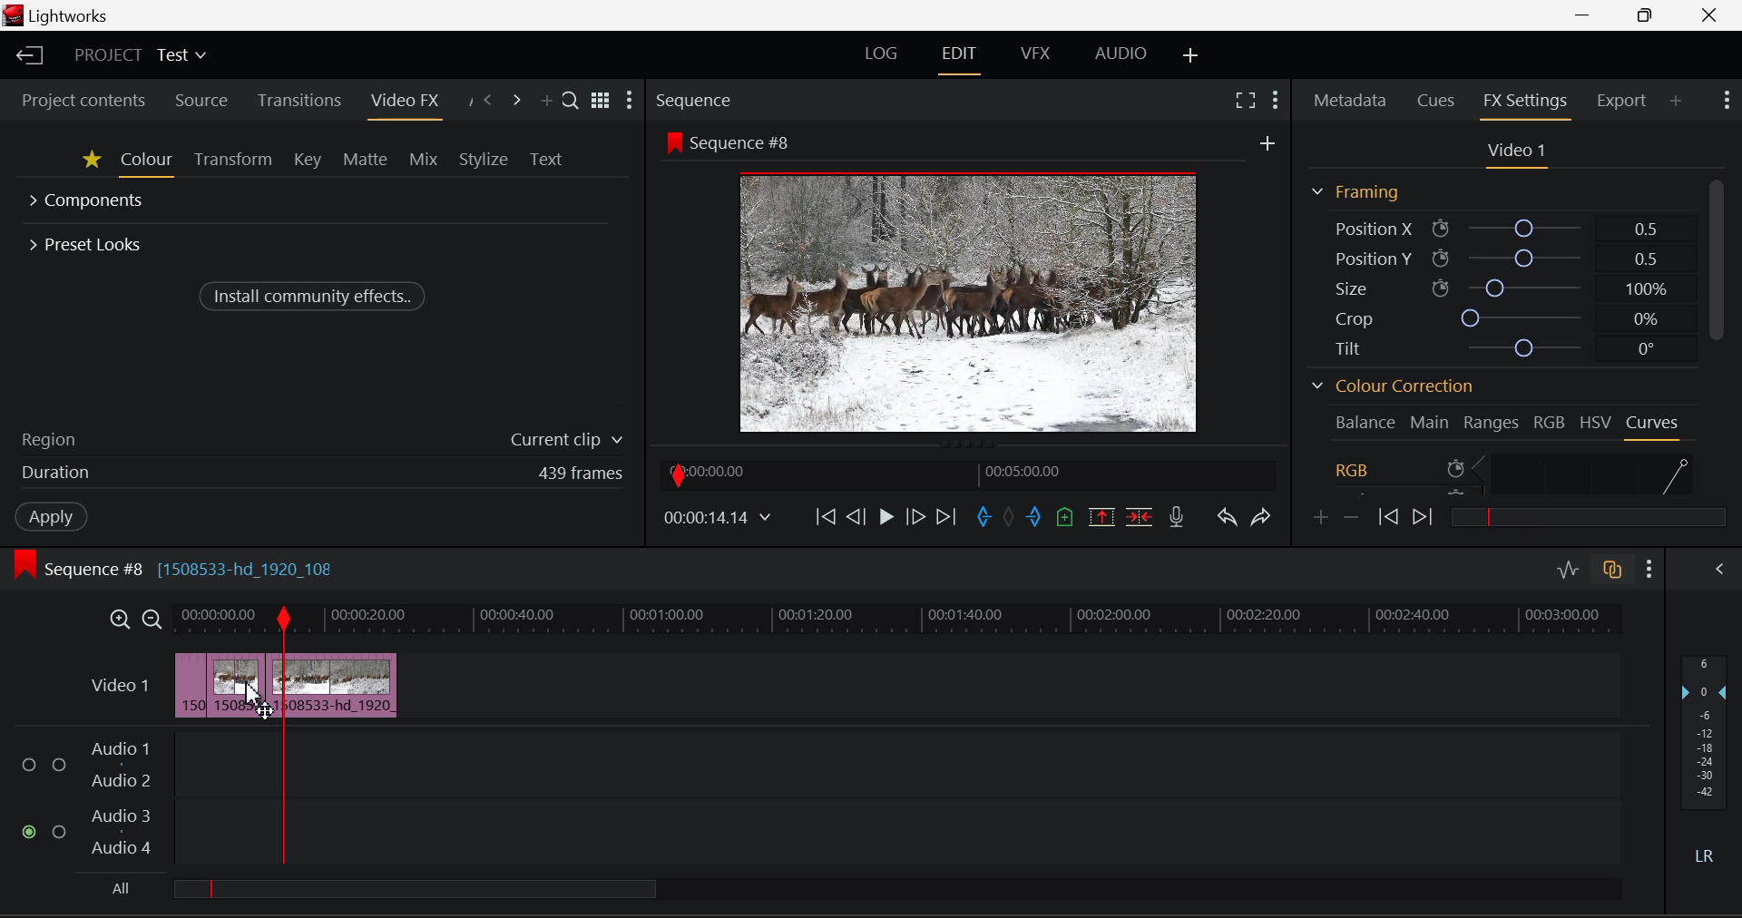 The width and height of the screenshot is (1742, 918). Describe the element at coordinates (73, 15) in the screenshot. I see `Lightworks` at that location.